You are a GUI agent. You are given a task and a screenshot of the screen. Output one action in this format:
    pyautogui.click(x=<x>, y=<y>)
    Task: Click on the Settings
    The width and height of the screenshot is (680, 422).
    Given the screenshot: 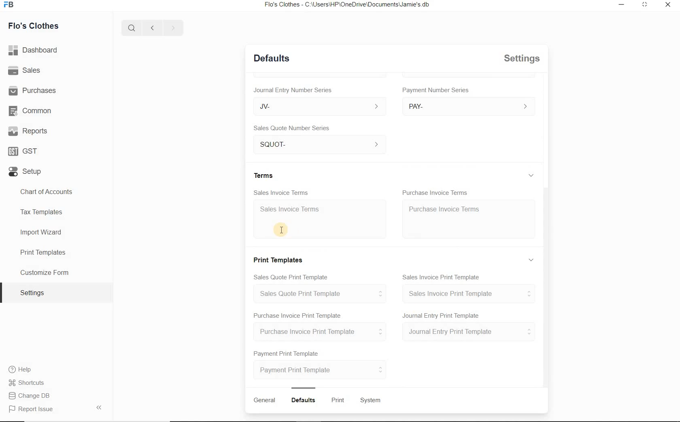 What is the action you would take?
    pyautogui.click(x=521, y=58)
    